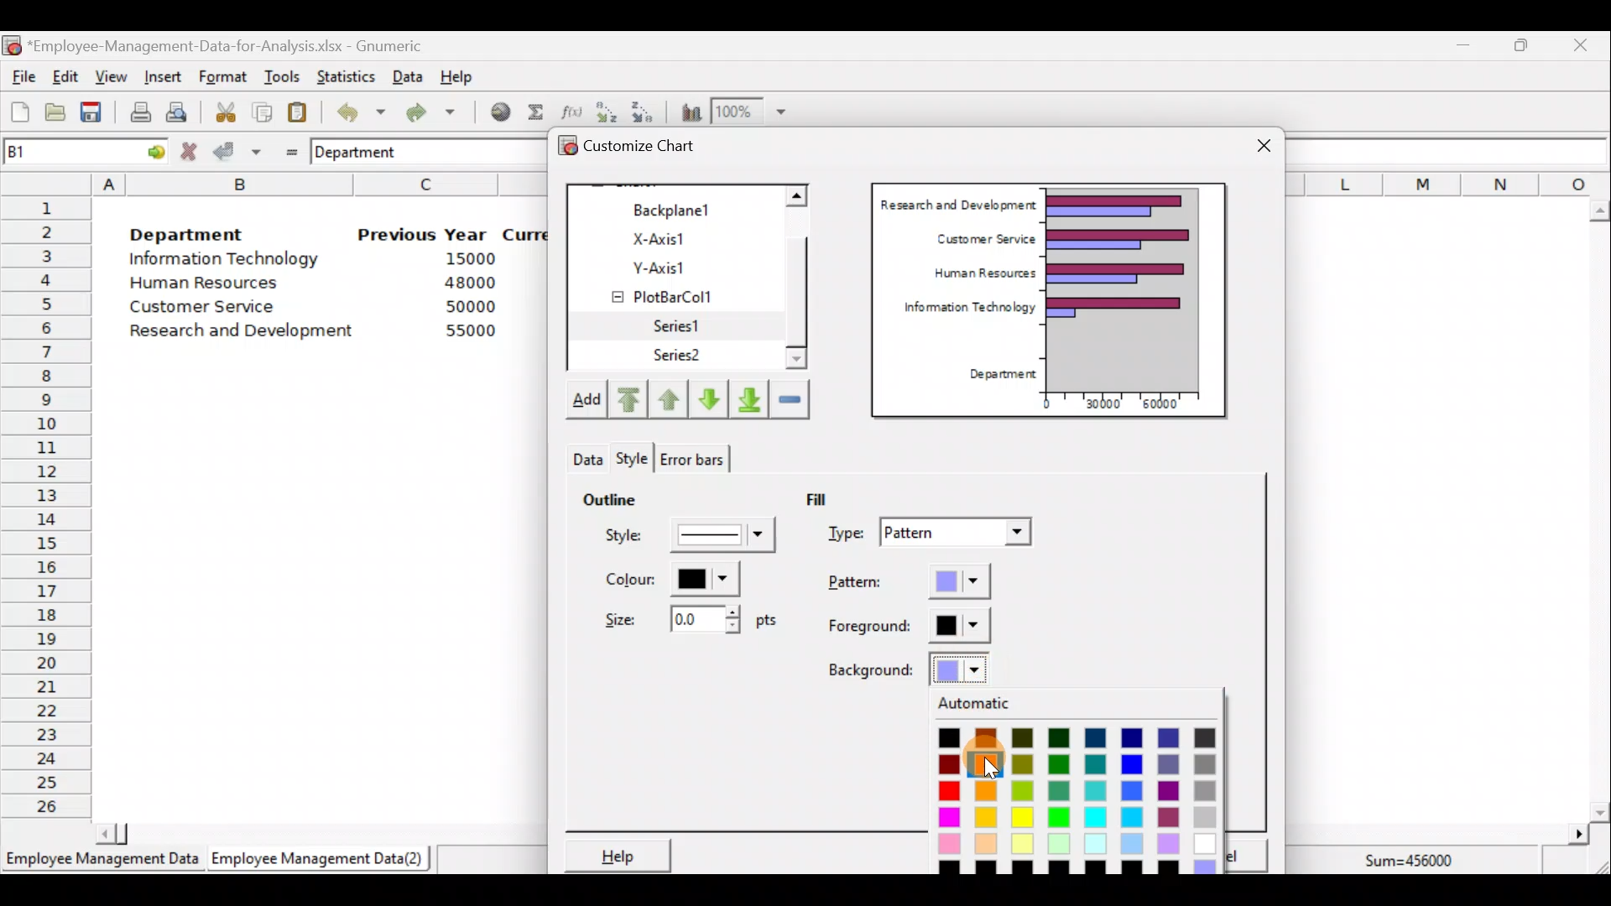  I want to click on Style, so click(693, 539).